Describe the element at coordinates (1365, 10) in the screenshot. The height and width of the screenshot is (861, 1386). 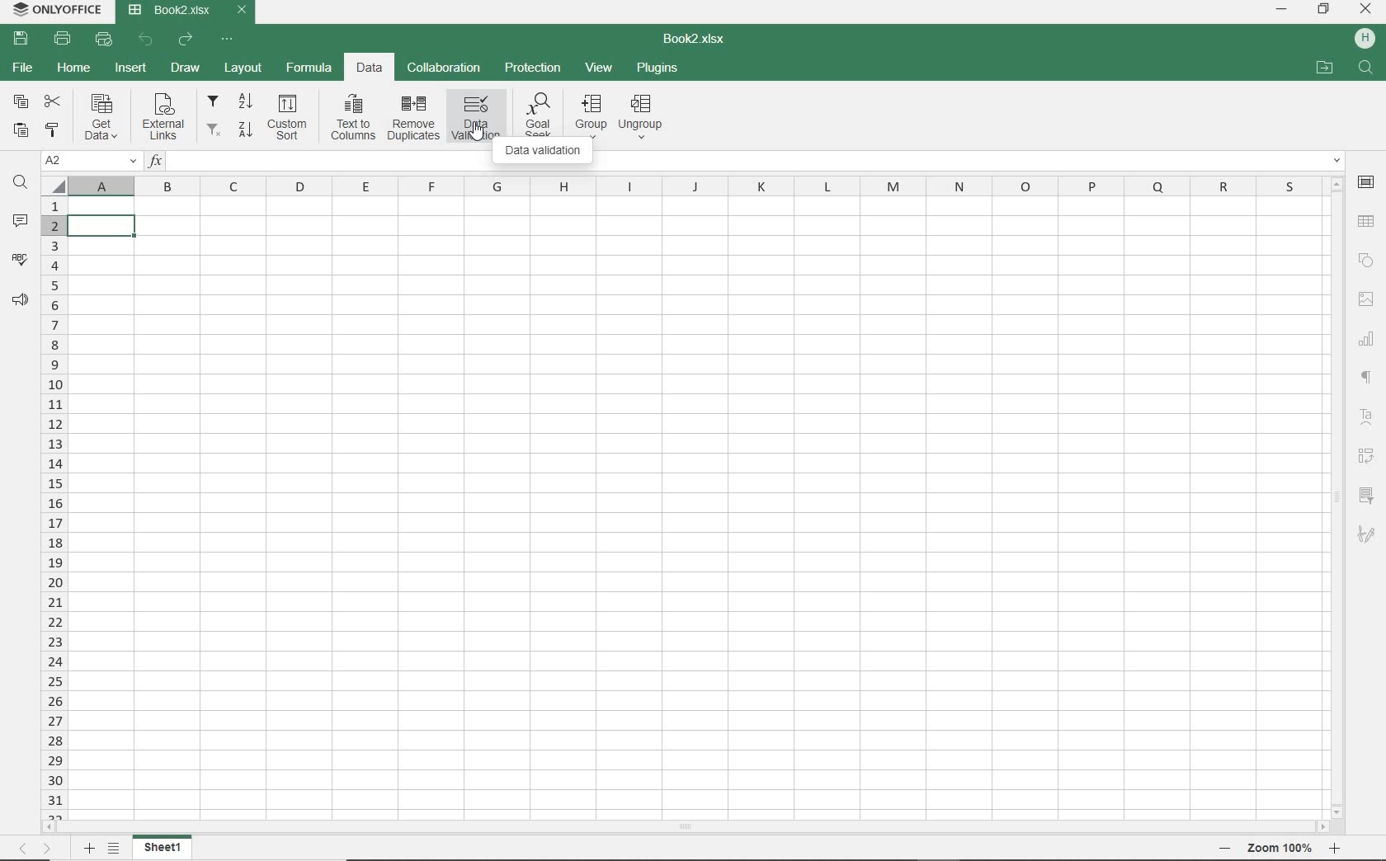
I see `CLOSE` at that location.